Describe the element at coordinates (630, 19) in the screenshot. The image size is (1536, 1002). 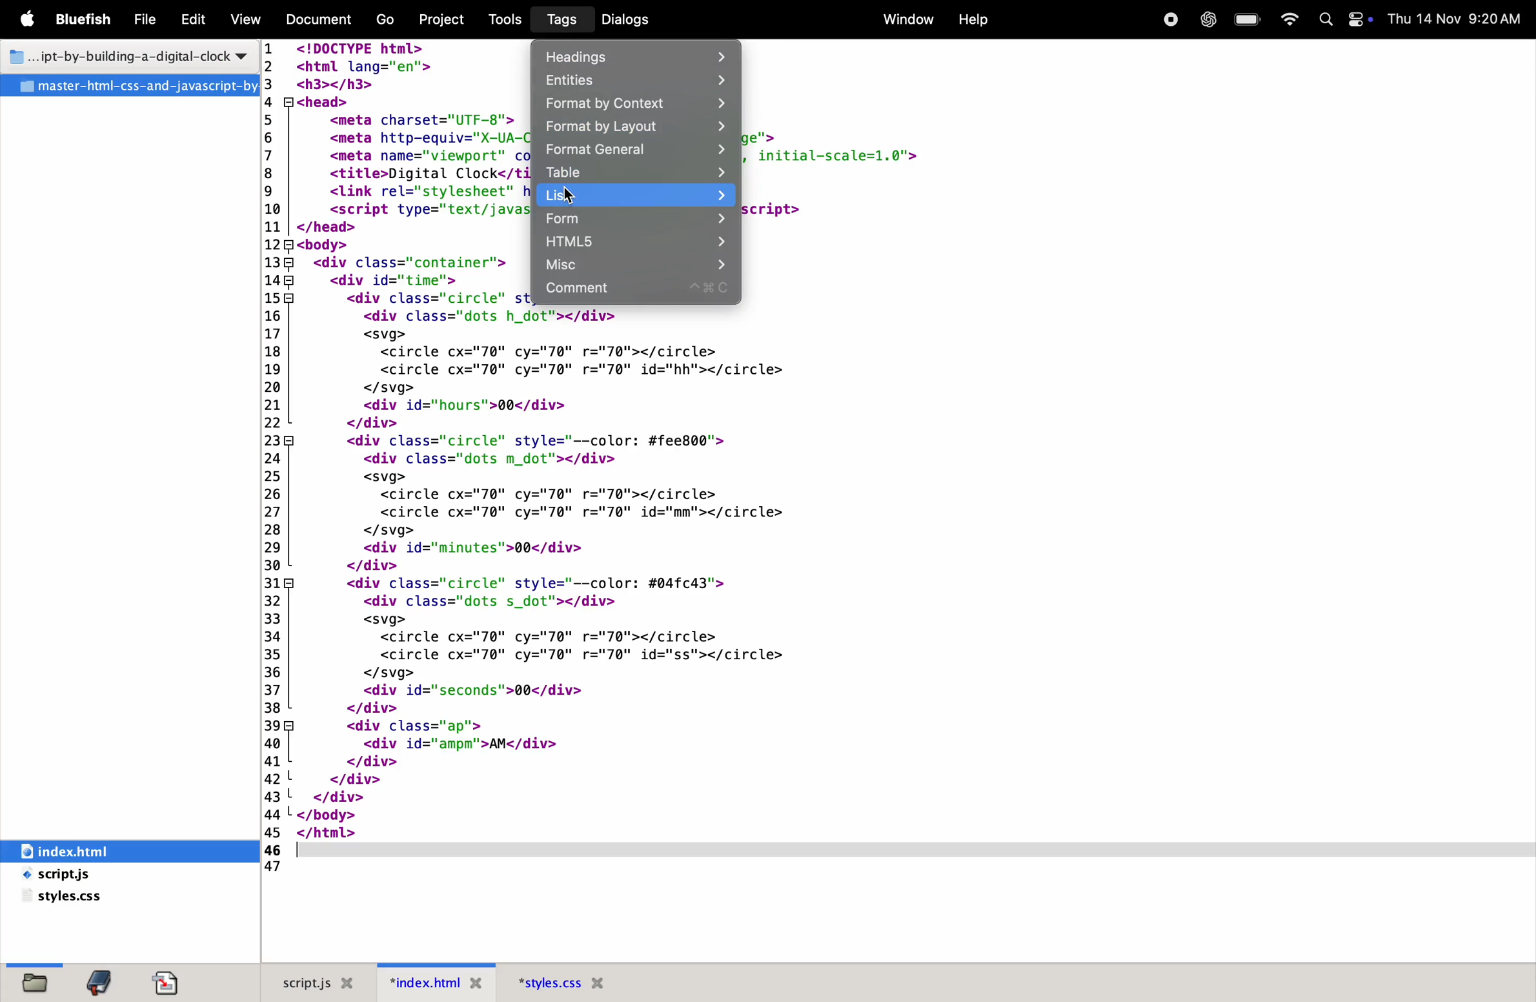
I see `Dialogs` at that location.